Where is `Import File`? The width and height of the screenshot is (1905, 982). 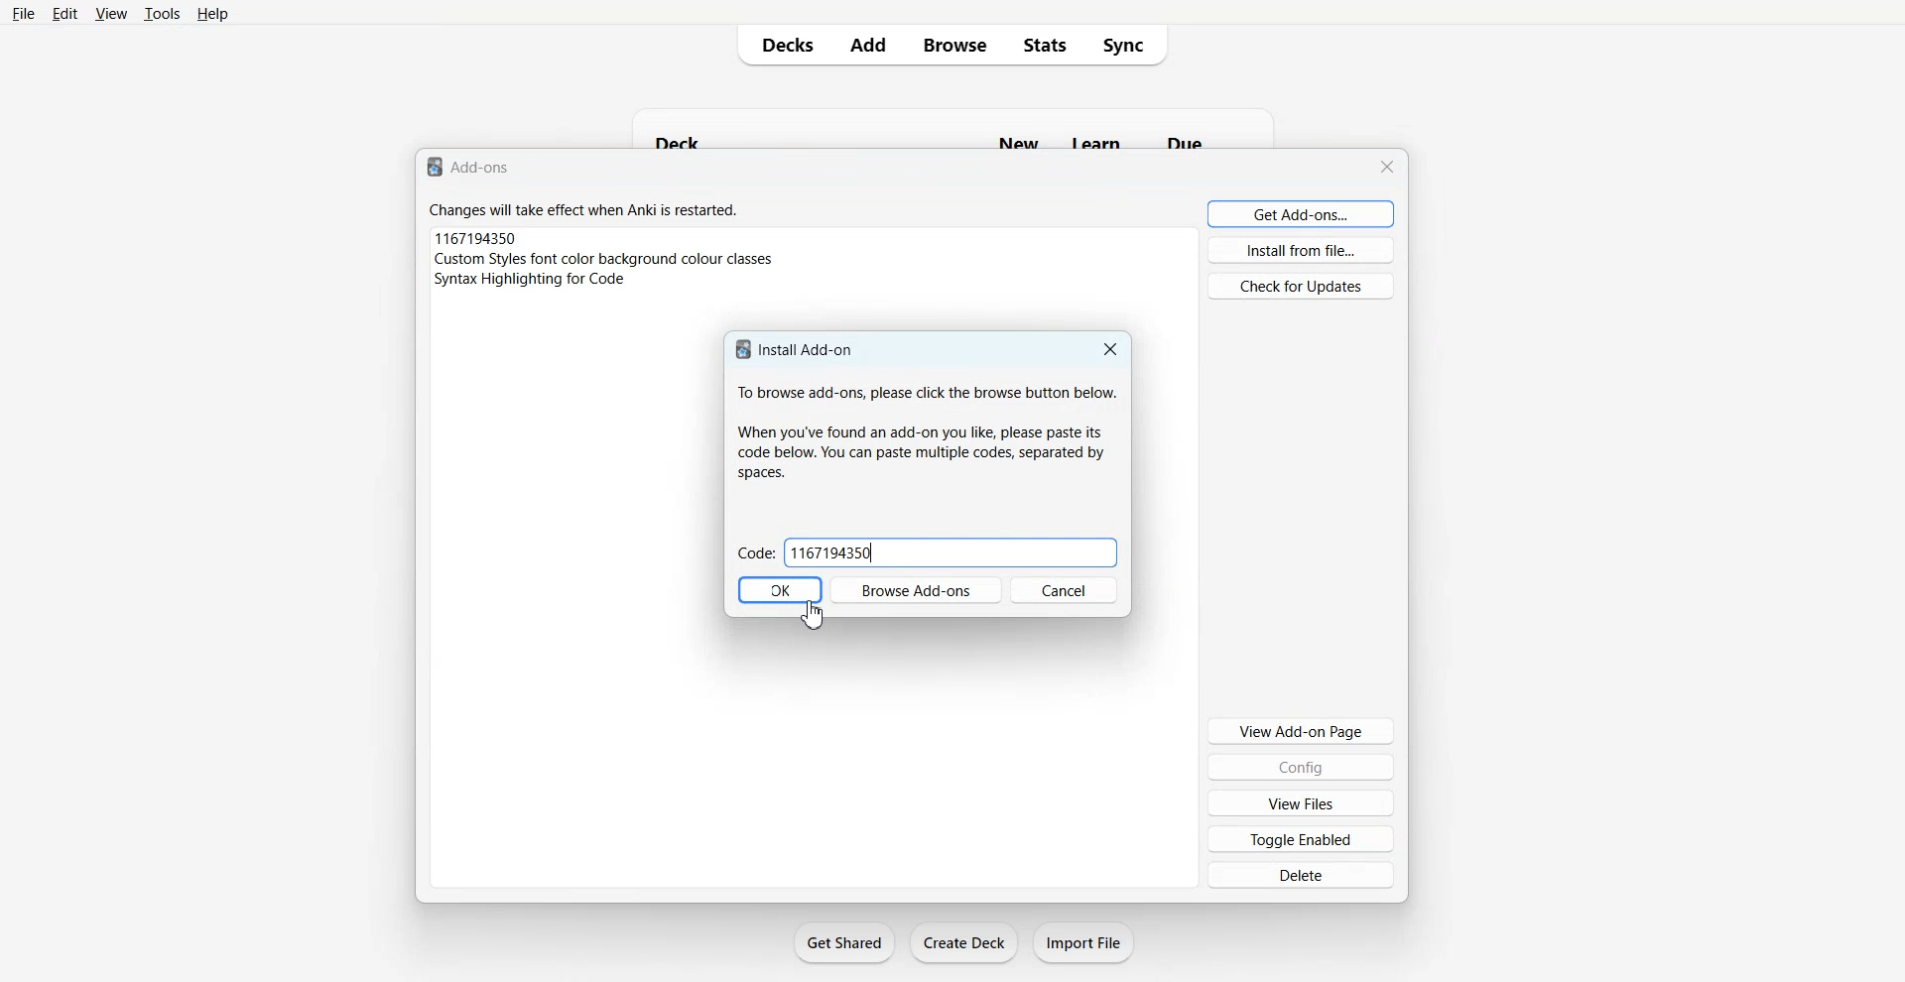 Import File is located at coordinates (1084, 942).